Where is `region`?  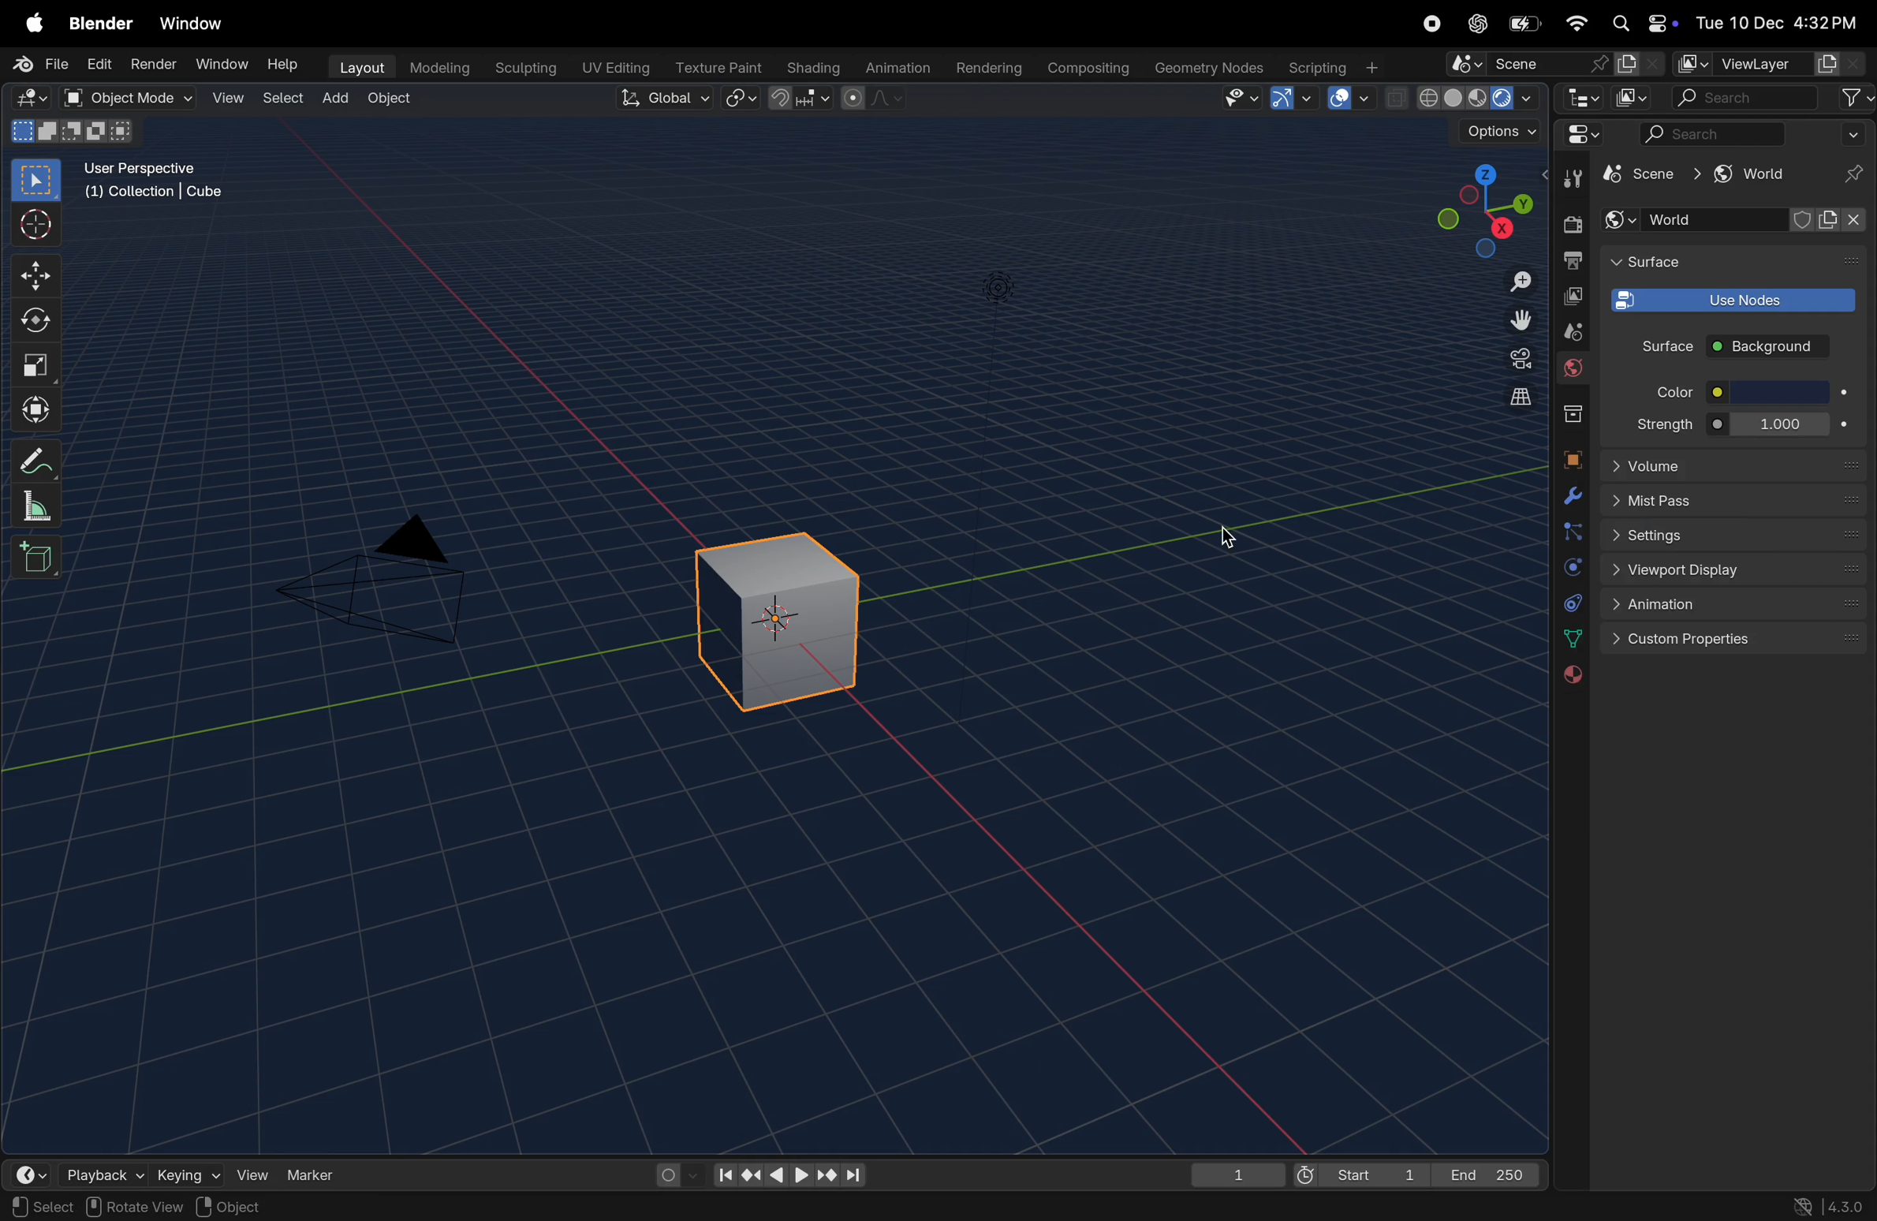 region is located at coordinates (250, 1208).